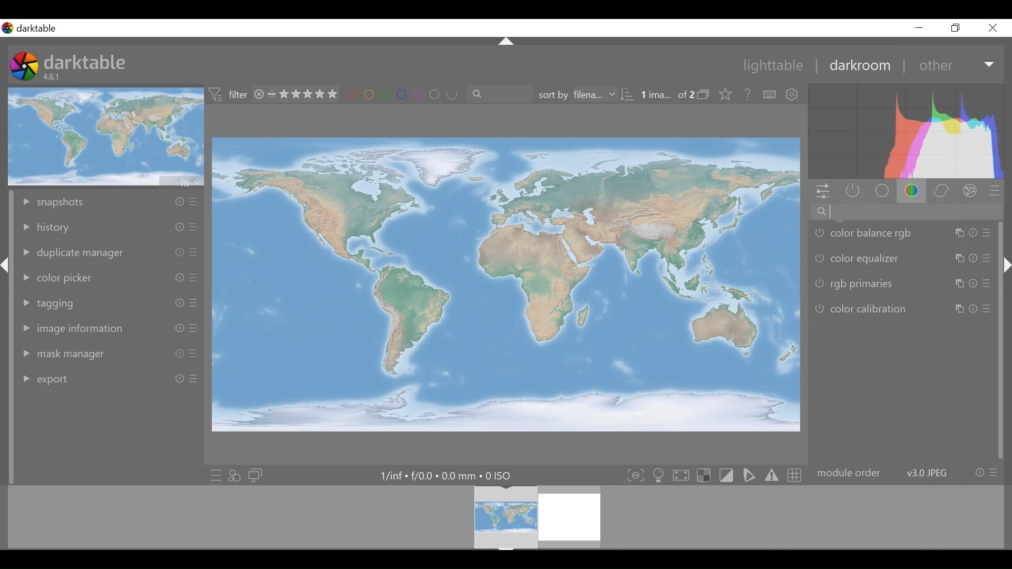 The image size is (1012, 569). I want to click on color equalizer, so click(903, 258).